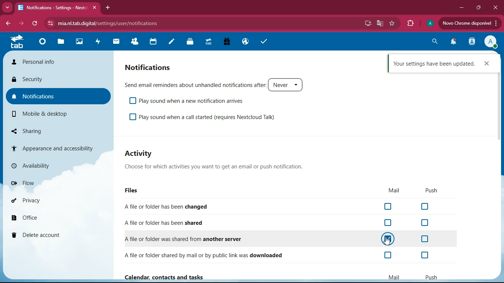 Image resolution: width=504 pixels, height=283 pixels. I want to click on security, so click(55, 80).